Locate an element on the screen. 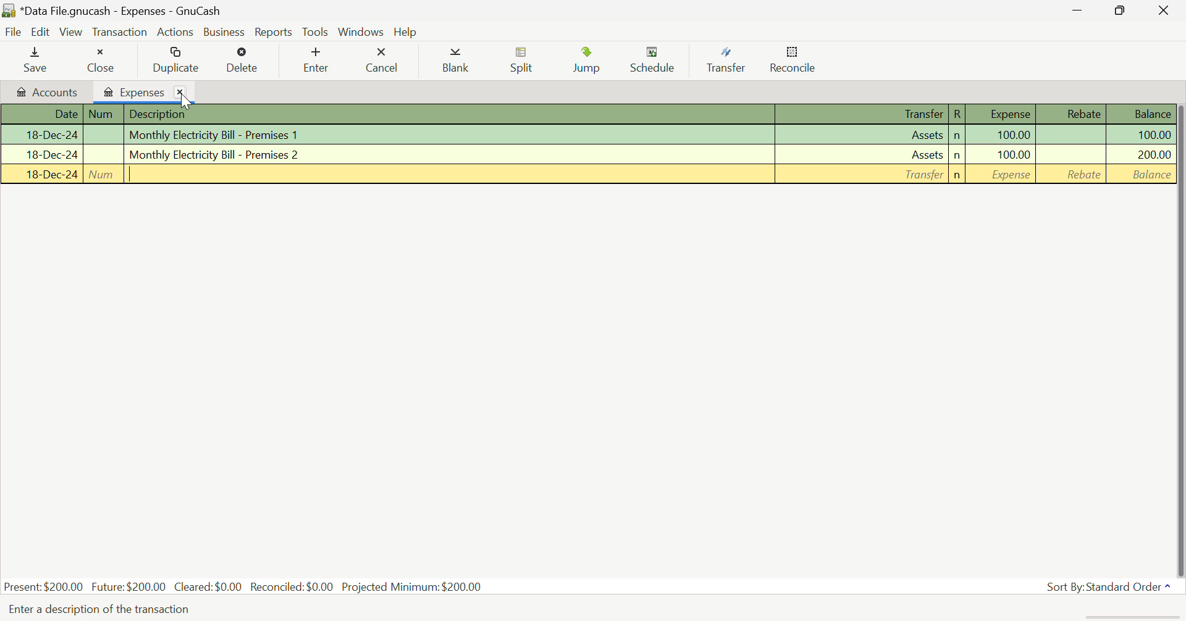 Image resolution: width=1186 pixels, height=621 pixels. Sort By: Standard Order is located at coordinates (1107, 586).